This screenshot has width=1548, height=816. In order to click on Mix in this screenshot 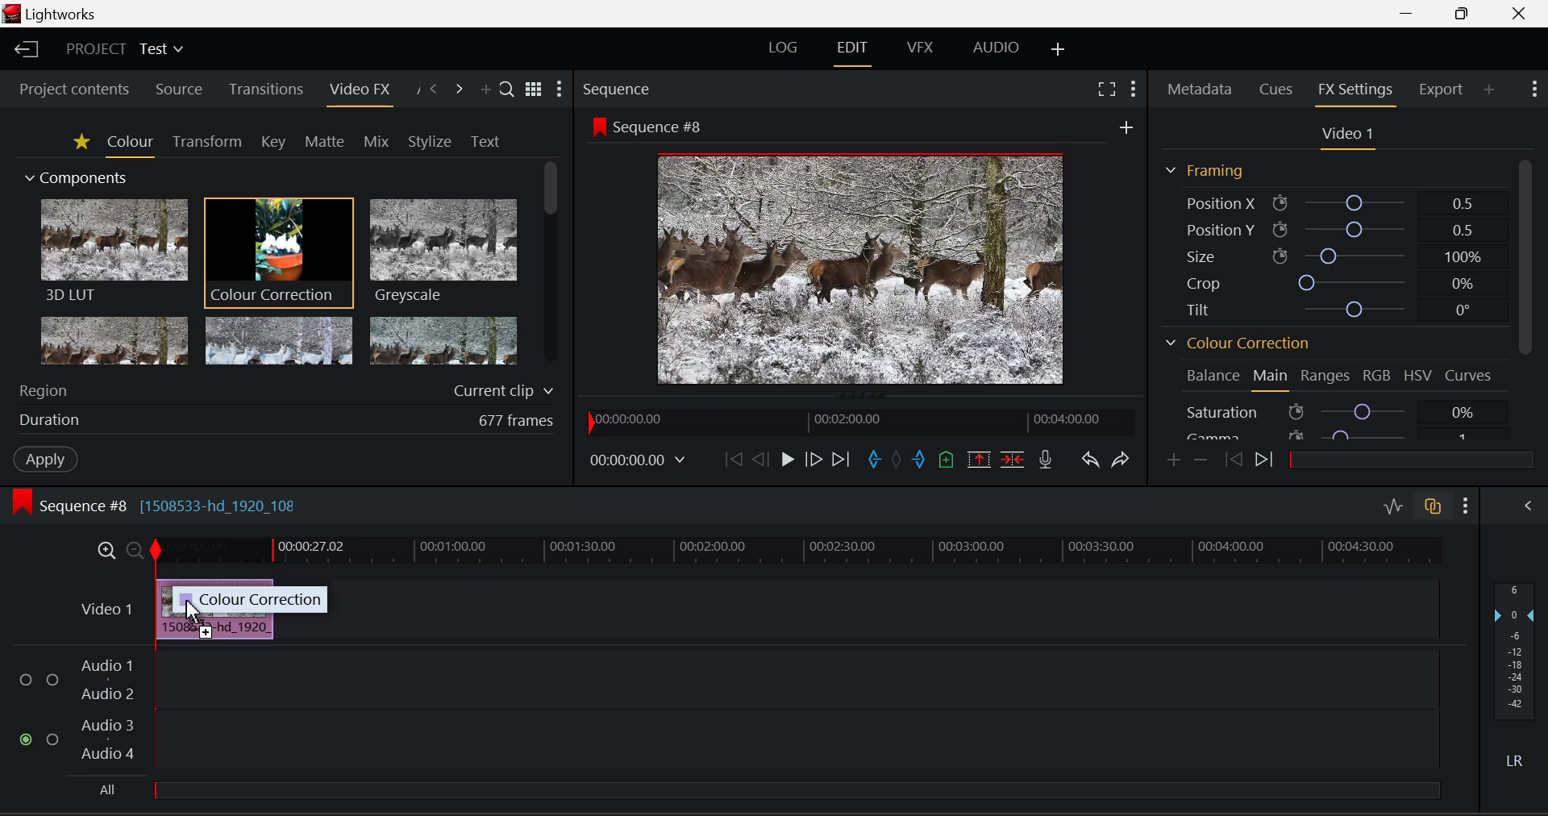, I will do `click(377, 140)`.